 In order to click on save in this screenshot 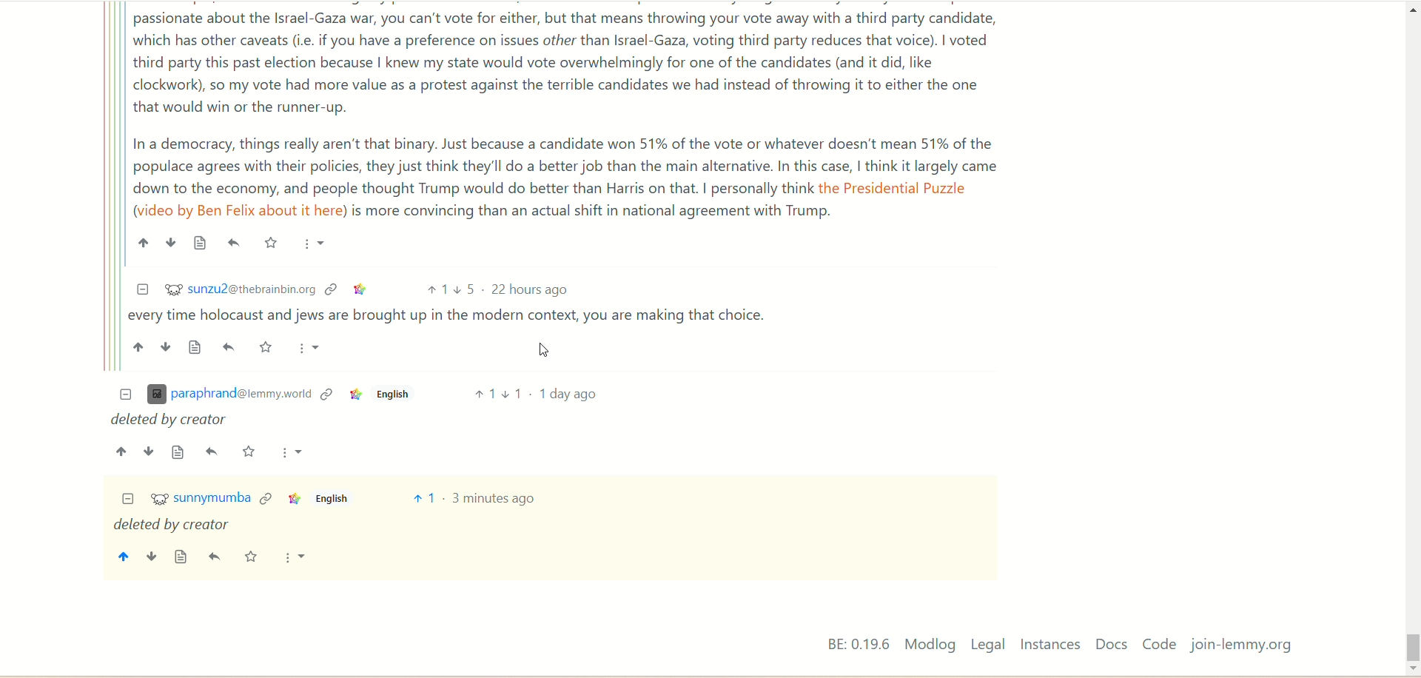, I will do `click(251, 558)`.